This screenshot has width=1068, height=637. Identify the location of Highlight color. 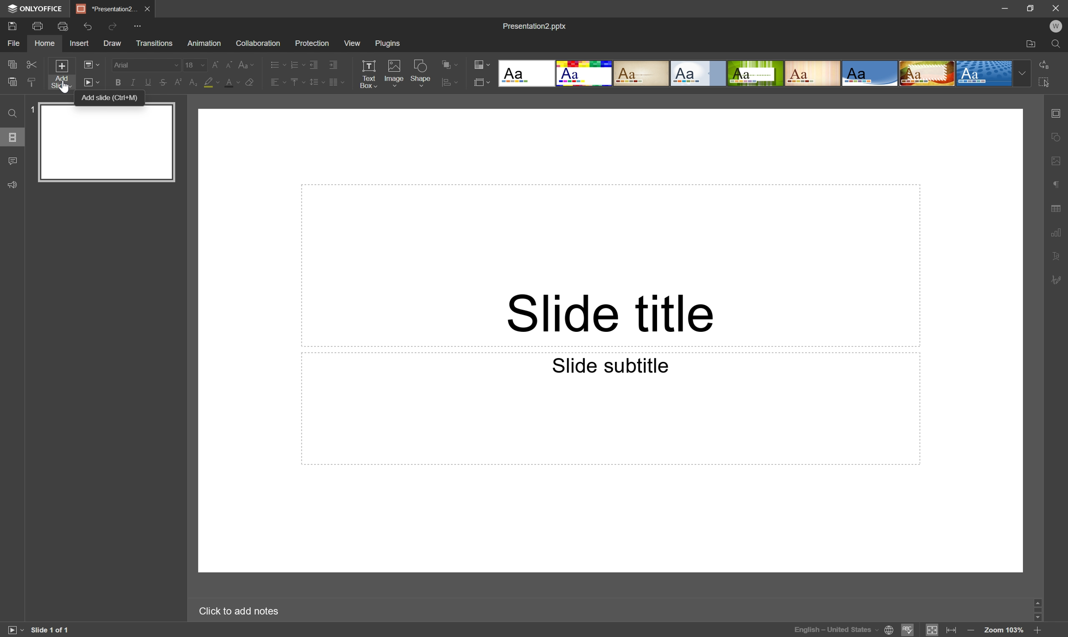
(212, 82).